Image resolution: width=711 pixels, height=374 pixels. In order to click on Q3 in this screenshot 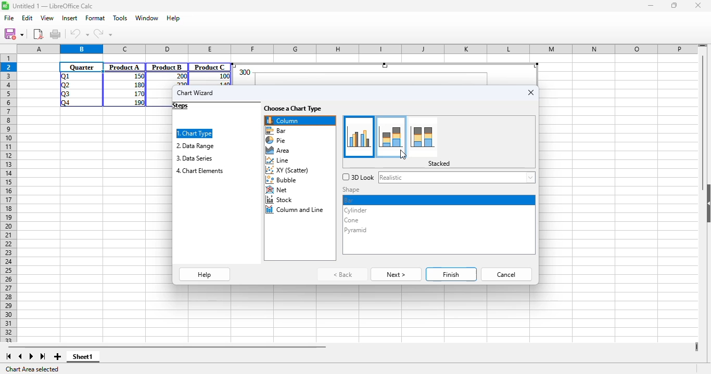, I will do `click(65, 94)`.